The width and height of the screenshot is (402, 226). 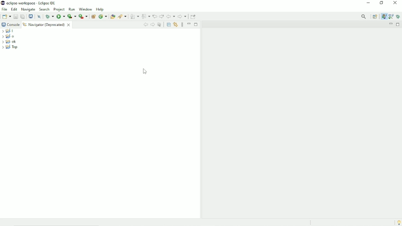 I want to click on I, so click(x=8, y=31).